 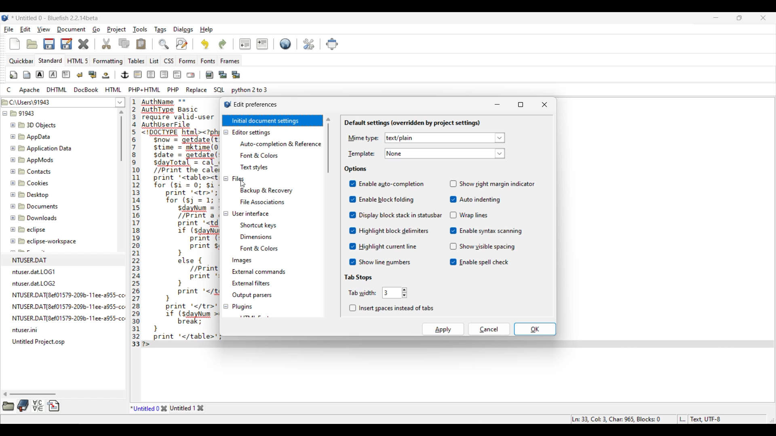 What do you see at coordinates (141, 44) in the screenshot?
I see `Paste` at bounding box center [141, 44].